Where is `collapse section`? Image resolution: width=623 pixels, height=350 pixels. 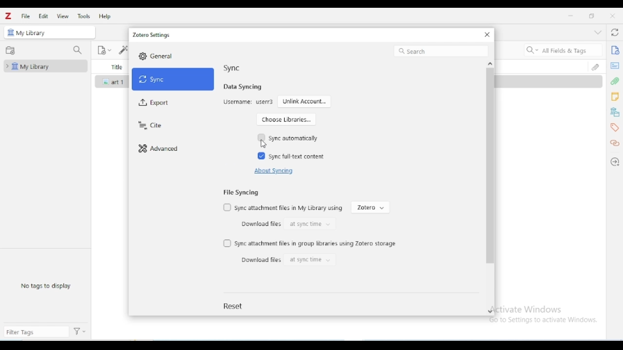
collapse section is located at coordinates (598, 32).